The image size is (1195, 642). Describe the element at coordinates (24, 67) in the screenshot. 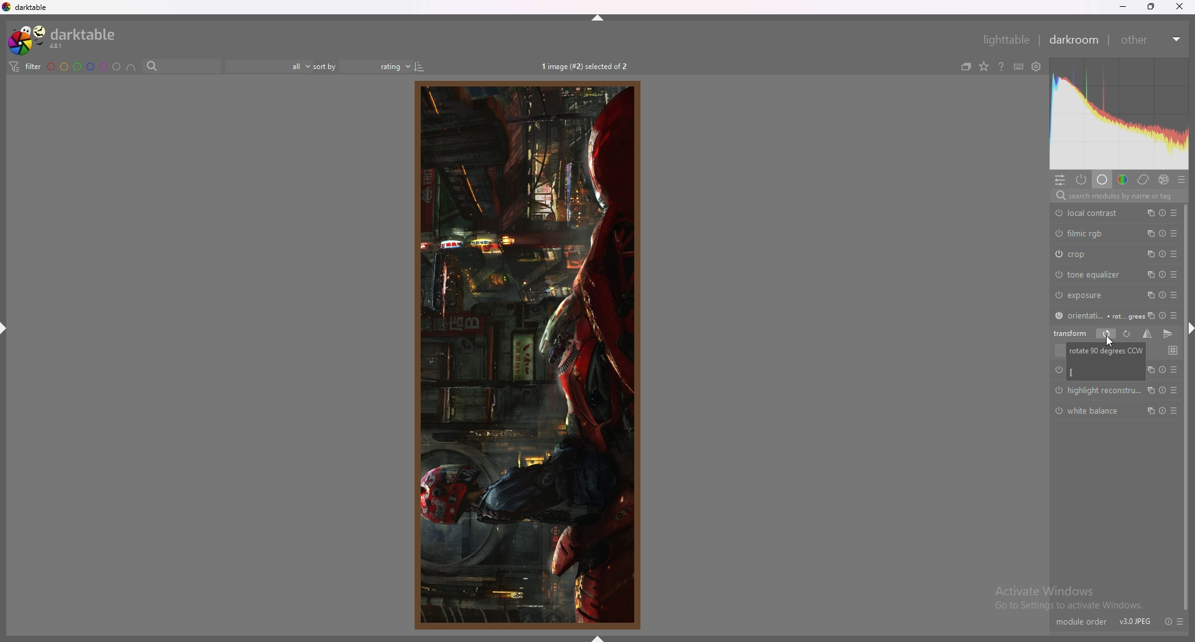

I see `filter` at that location.